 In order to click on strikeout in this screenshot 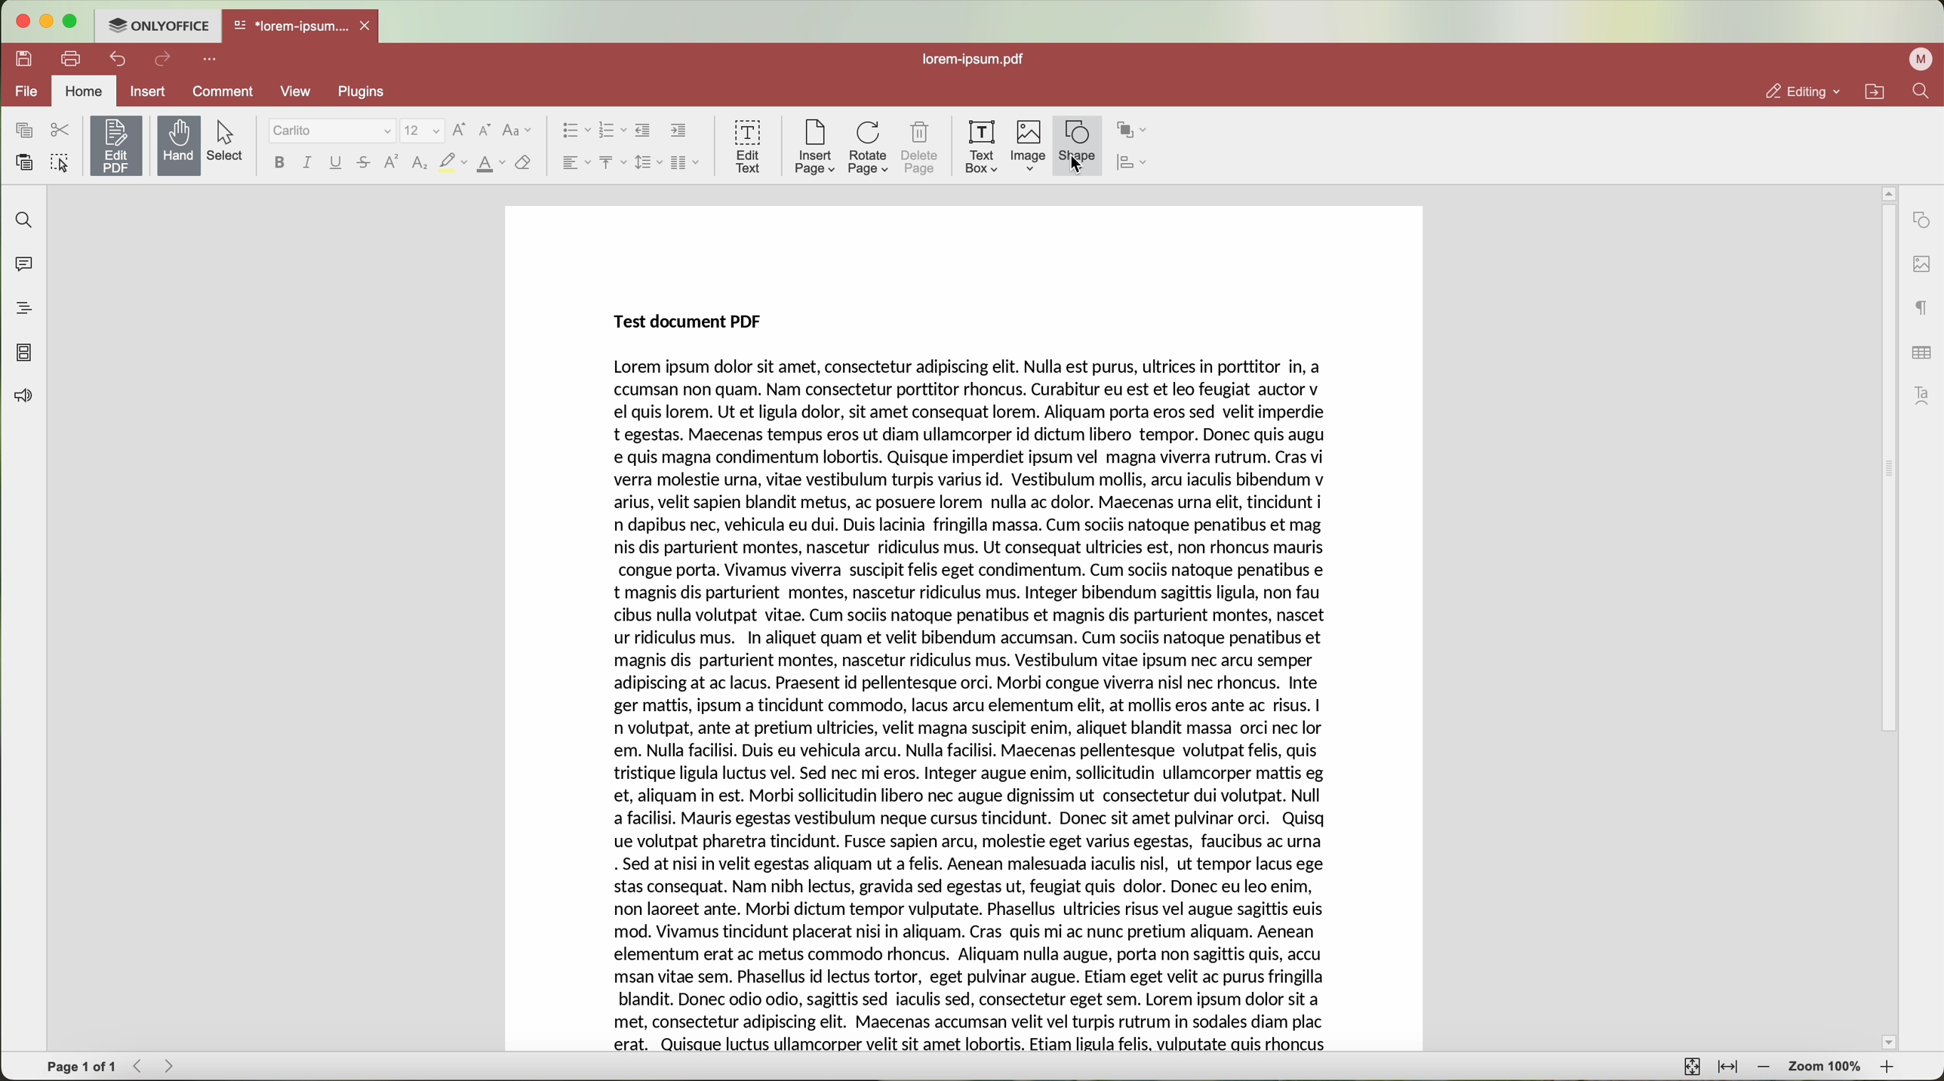, I will do `click(453, 163)`.